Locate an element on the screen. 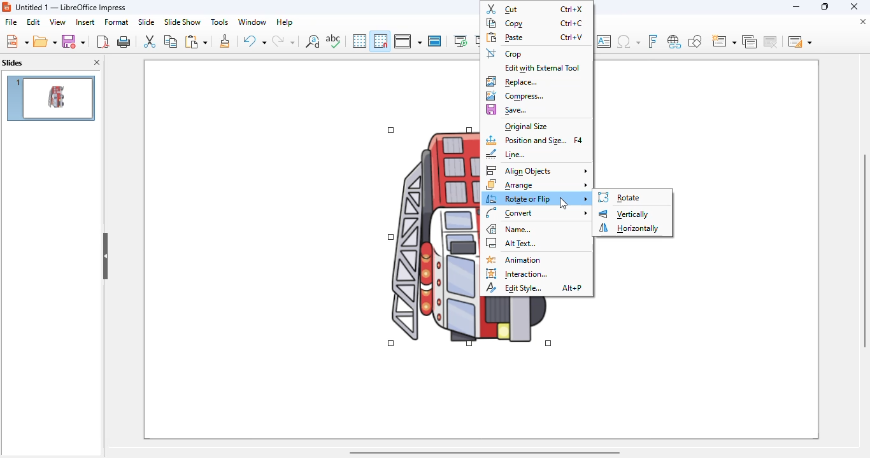 The width and height of the screenshot is (870, 458). name is located at coordinates (510, 228).